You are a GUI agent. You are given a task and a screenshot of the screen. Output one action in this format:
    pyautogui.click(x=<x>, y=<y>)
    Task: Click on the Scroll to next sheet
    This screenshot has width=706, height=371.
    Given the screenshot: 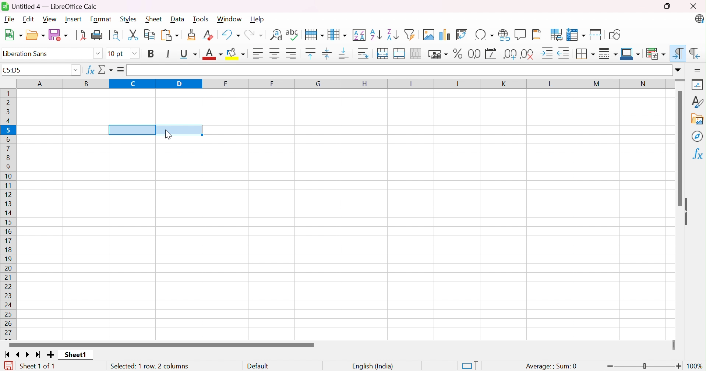 What is the action you would take?
    pyautogui.click(x=29, y=356)
    